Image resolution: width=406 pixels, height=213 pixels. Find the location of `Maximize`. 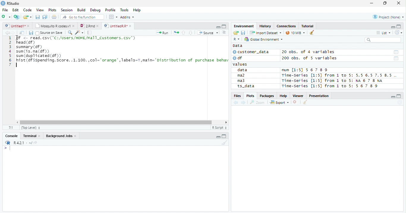

Maximize is located at coordinates (225, 136).